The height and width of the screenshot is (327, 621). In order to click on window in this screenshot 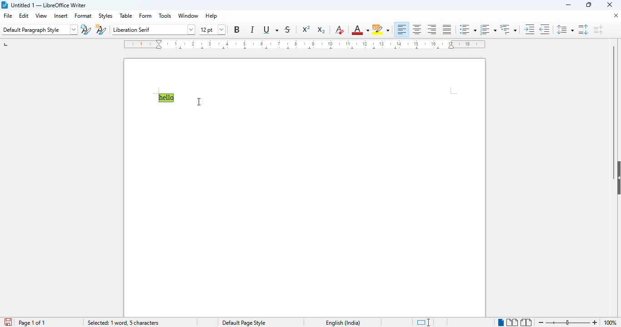, I will do `click(188, 16)`.